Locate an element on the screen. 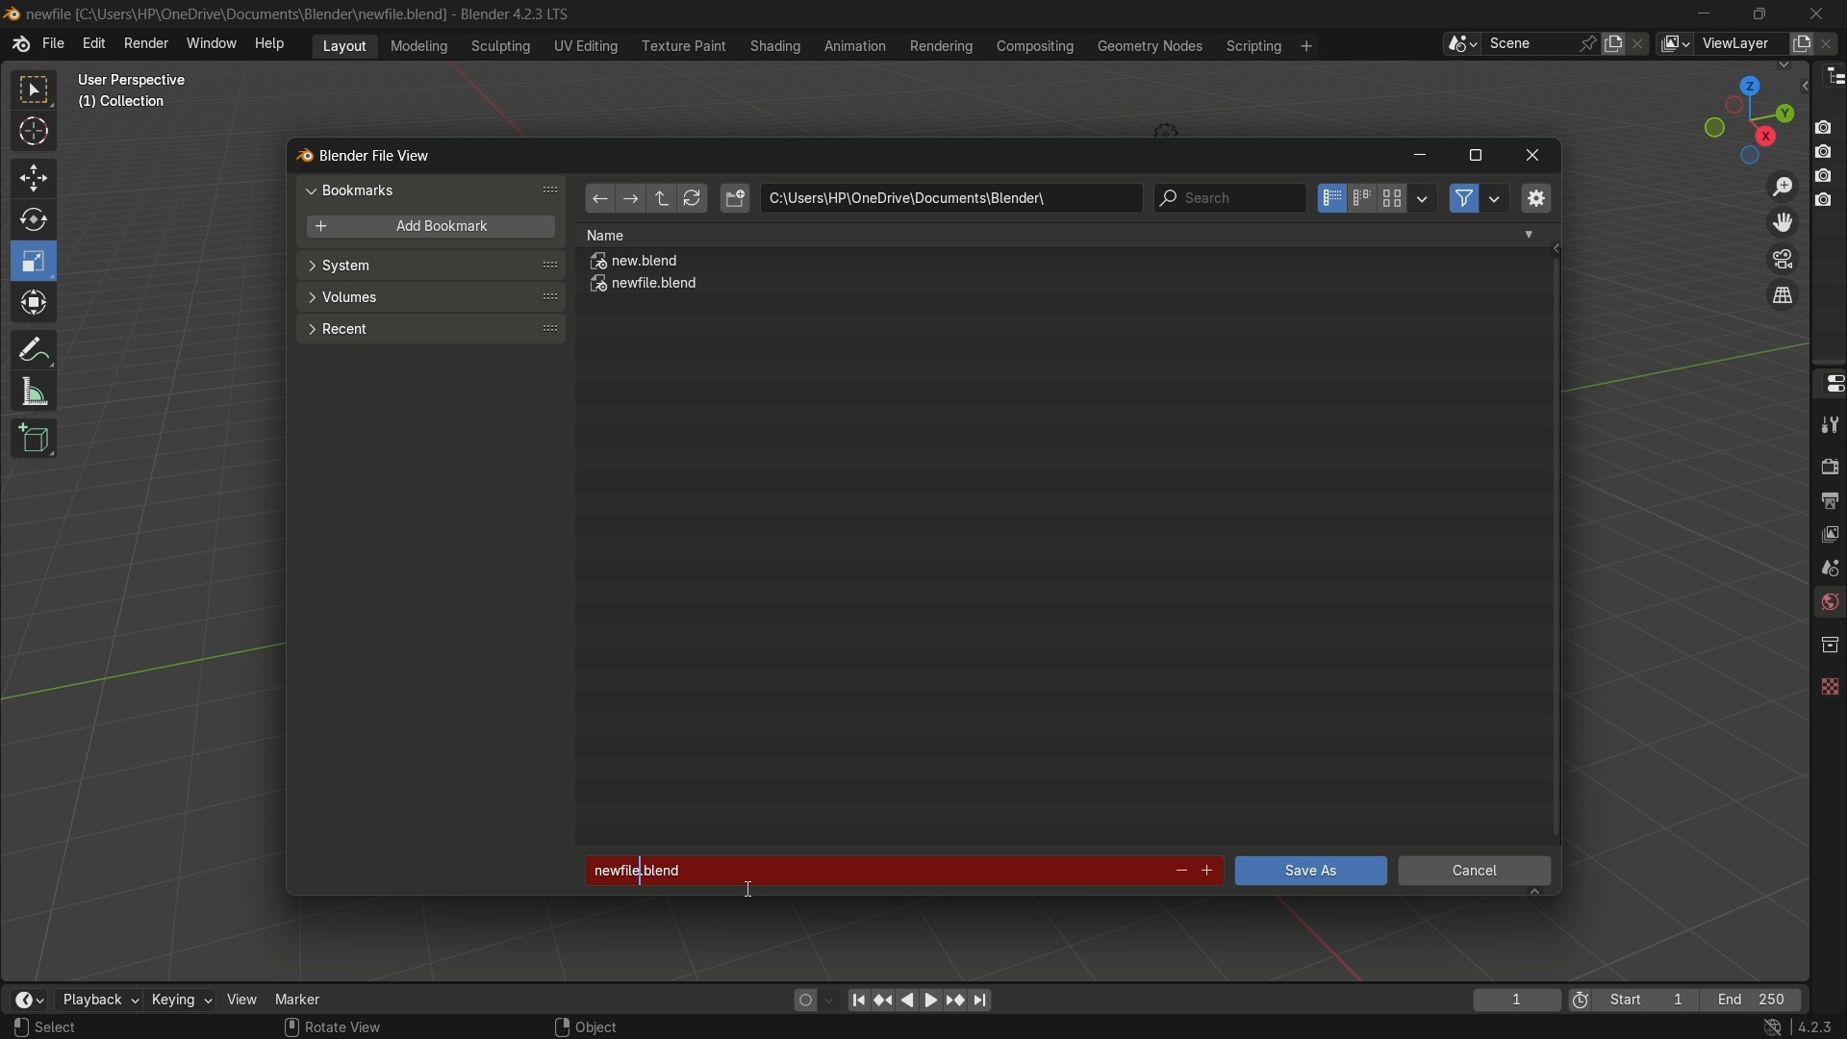  preset view is located at coordinates (1743, 115).